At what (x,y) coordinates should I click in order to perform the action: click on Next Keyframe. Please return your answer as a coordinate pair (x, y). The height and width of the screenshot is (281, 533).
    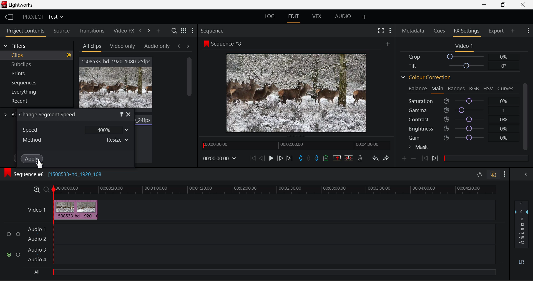
    Looking at the image, I should click on (436, 158).